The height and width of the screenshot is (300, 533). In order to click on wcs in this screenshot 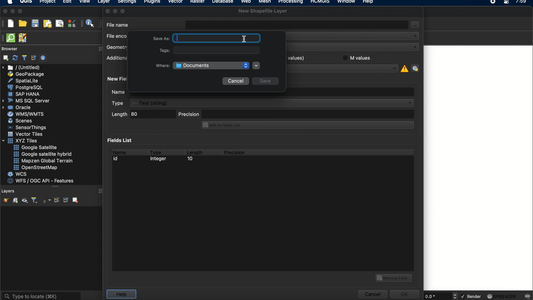, I will do `click(18, 174)`.